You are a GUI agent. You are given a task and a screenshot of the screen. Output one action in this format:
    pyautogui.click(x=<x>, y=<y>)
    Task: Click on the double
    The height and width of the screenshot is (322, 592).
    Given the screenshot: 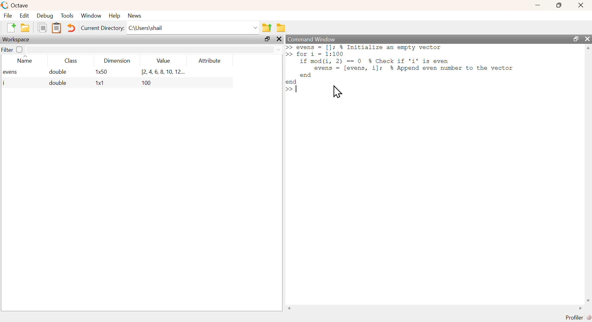 What is the action you would take?
    pyautogui.click(x=58, y=83)
    